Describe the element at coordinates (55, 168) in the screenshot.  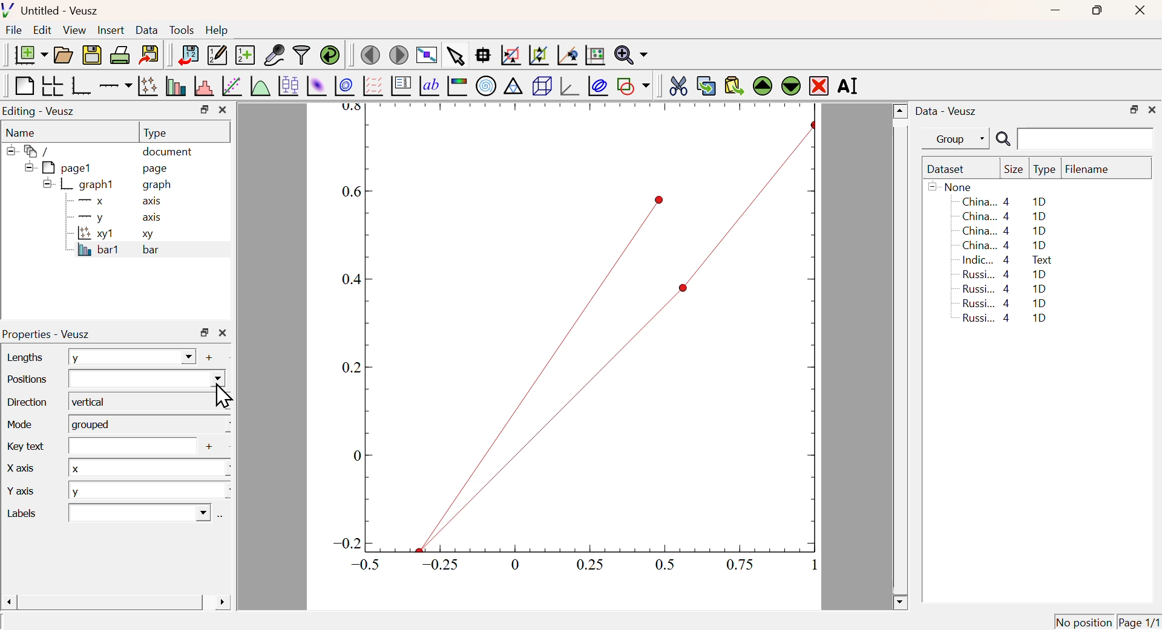
I see `pagel` at that location.